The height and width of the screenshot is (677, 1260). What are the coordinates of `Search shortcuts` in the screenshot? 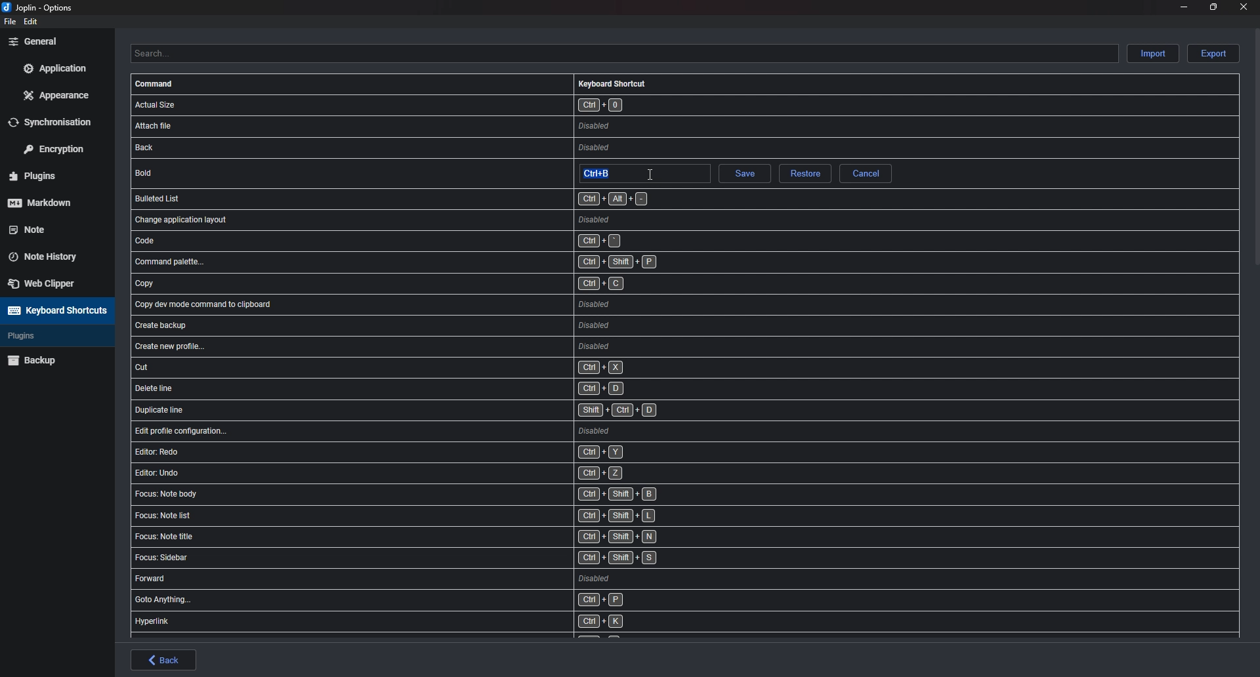 It's located at (623, 53).